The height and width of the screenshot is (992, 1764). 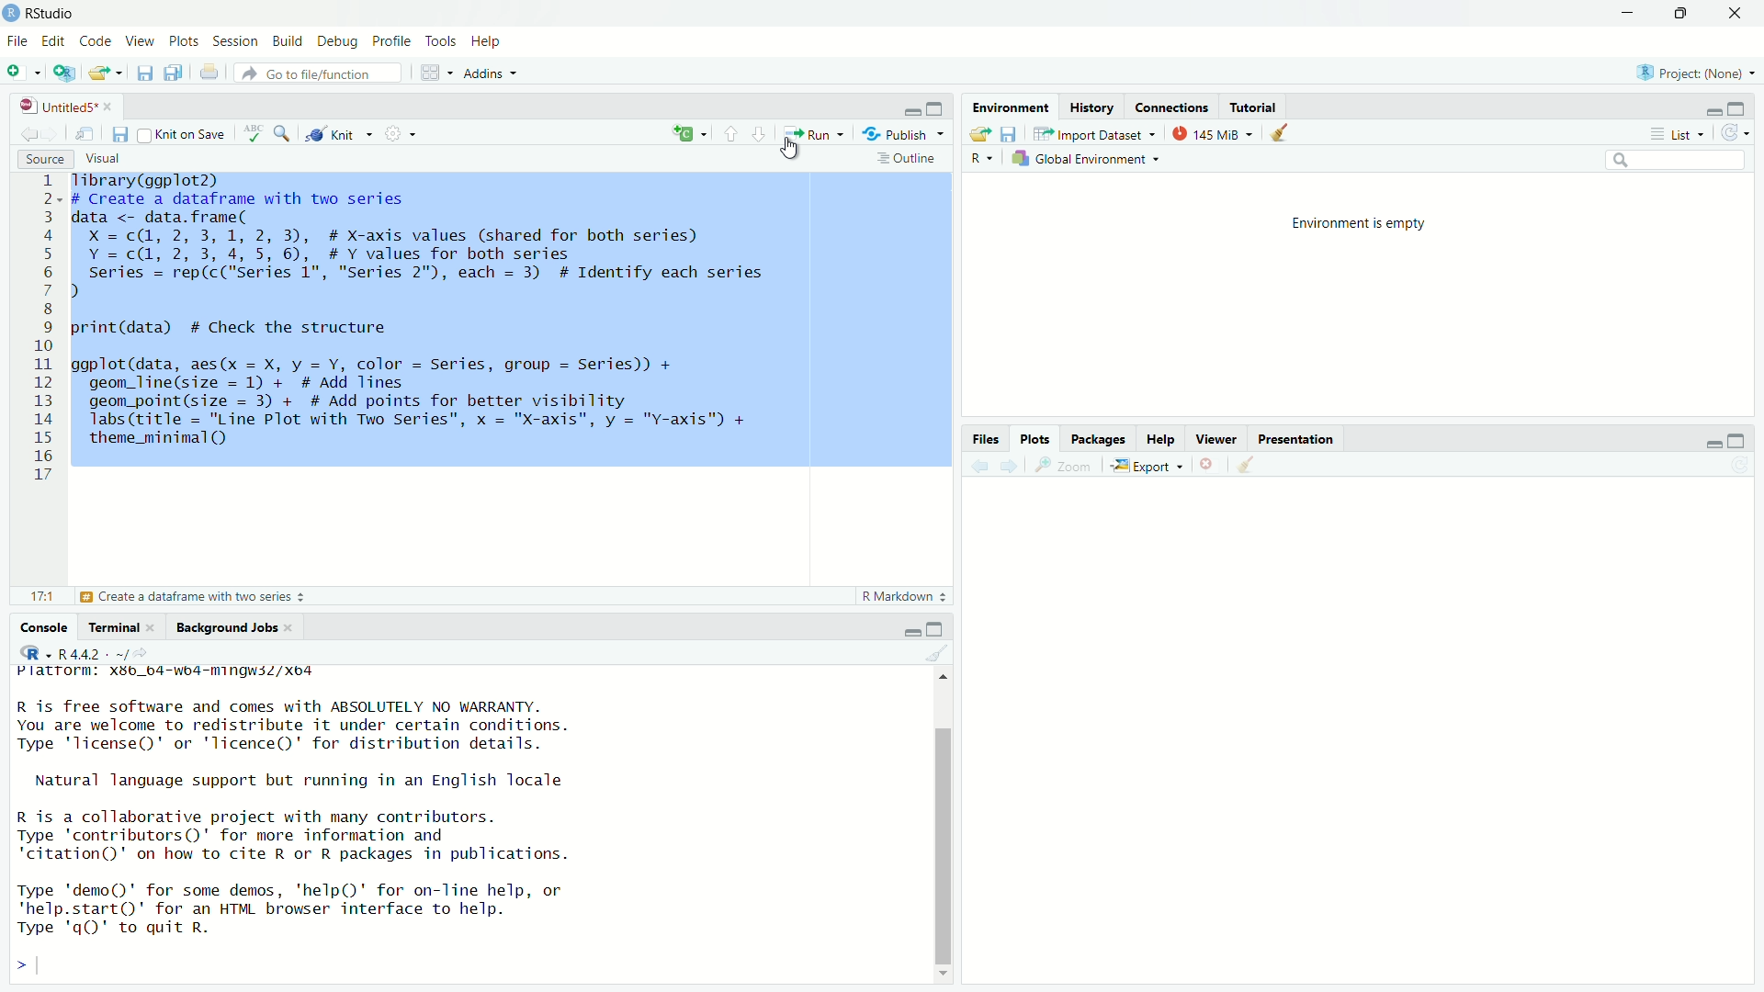 What do you see at coordinates (731, 134) in the screenshot?
I see `Go to previous section/chunk` at bounding box center [731, 134].